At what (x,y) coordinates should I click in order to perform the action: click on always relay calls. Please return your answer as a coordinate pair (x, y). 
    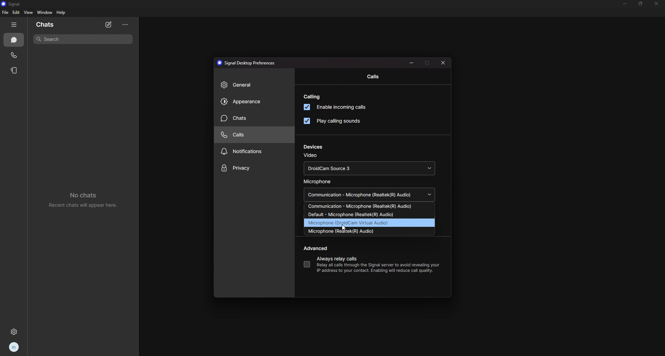
    Looking at the image, I should click on (340, 258).